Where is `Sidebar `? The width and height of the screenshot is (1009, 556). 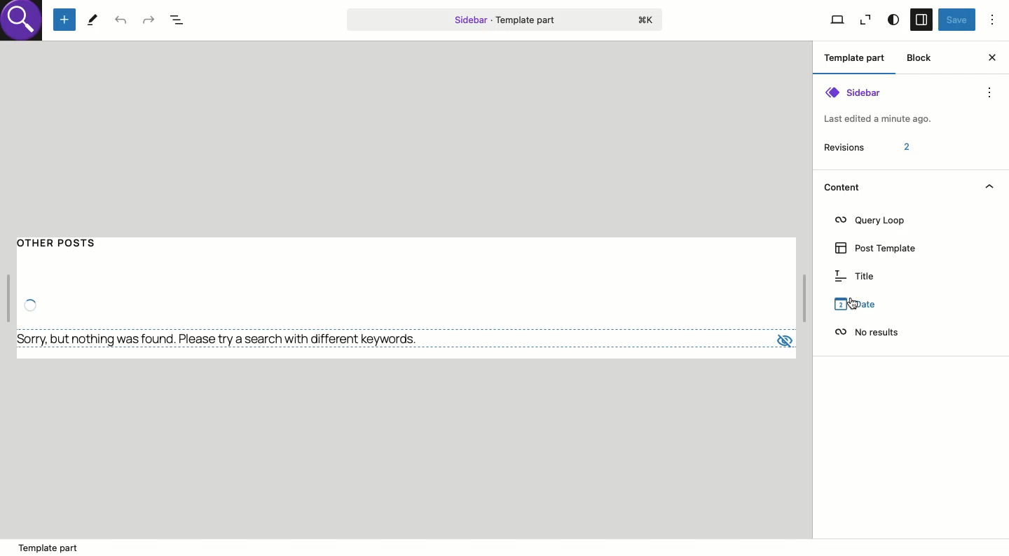
Sidebar  is located at coordinates (921, 20).